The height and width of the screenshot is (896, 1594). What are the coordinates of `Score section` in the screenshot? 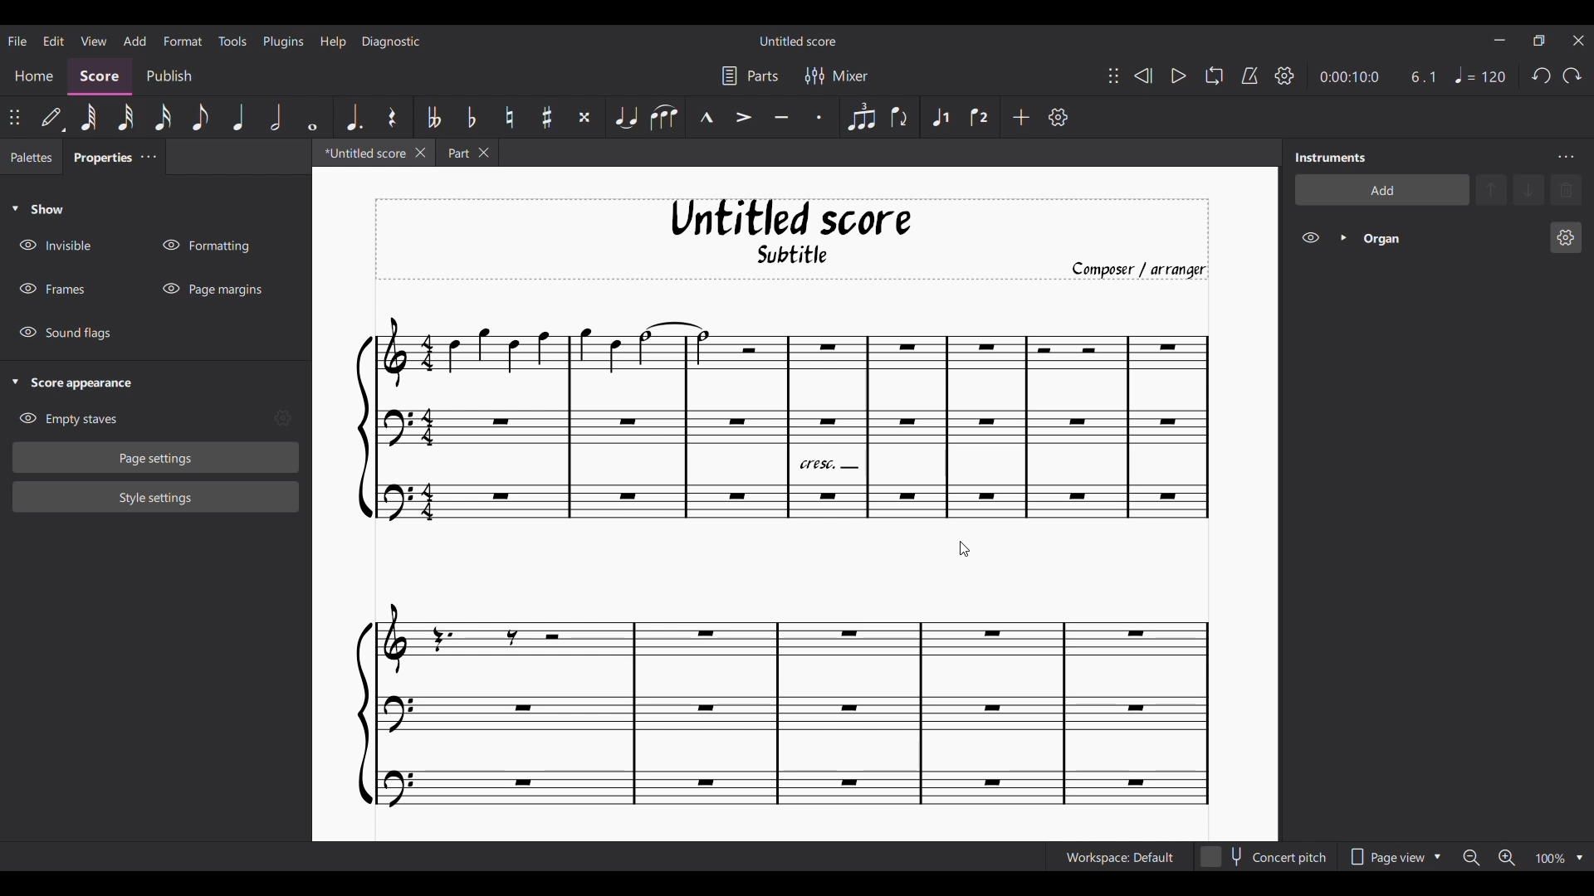 It's located at (99, 77).